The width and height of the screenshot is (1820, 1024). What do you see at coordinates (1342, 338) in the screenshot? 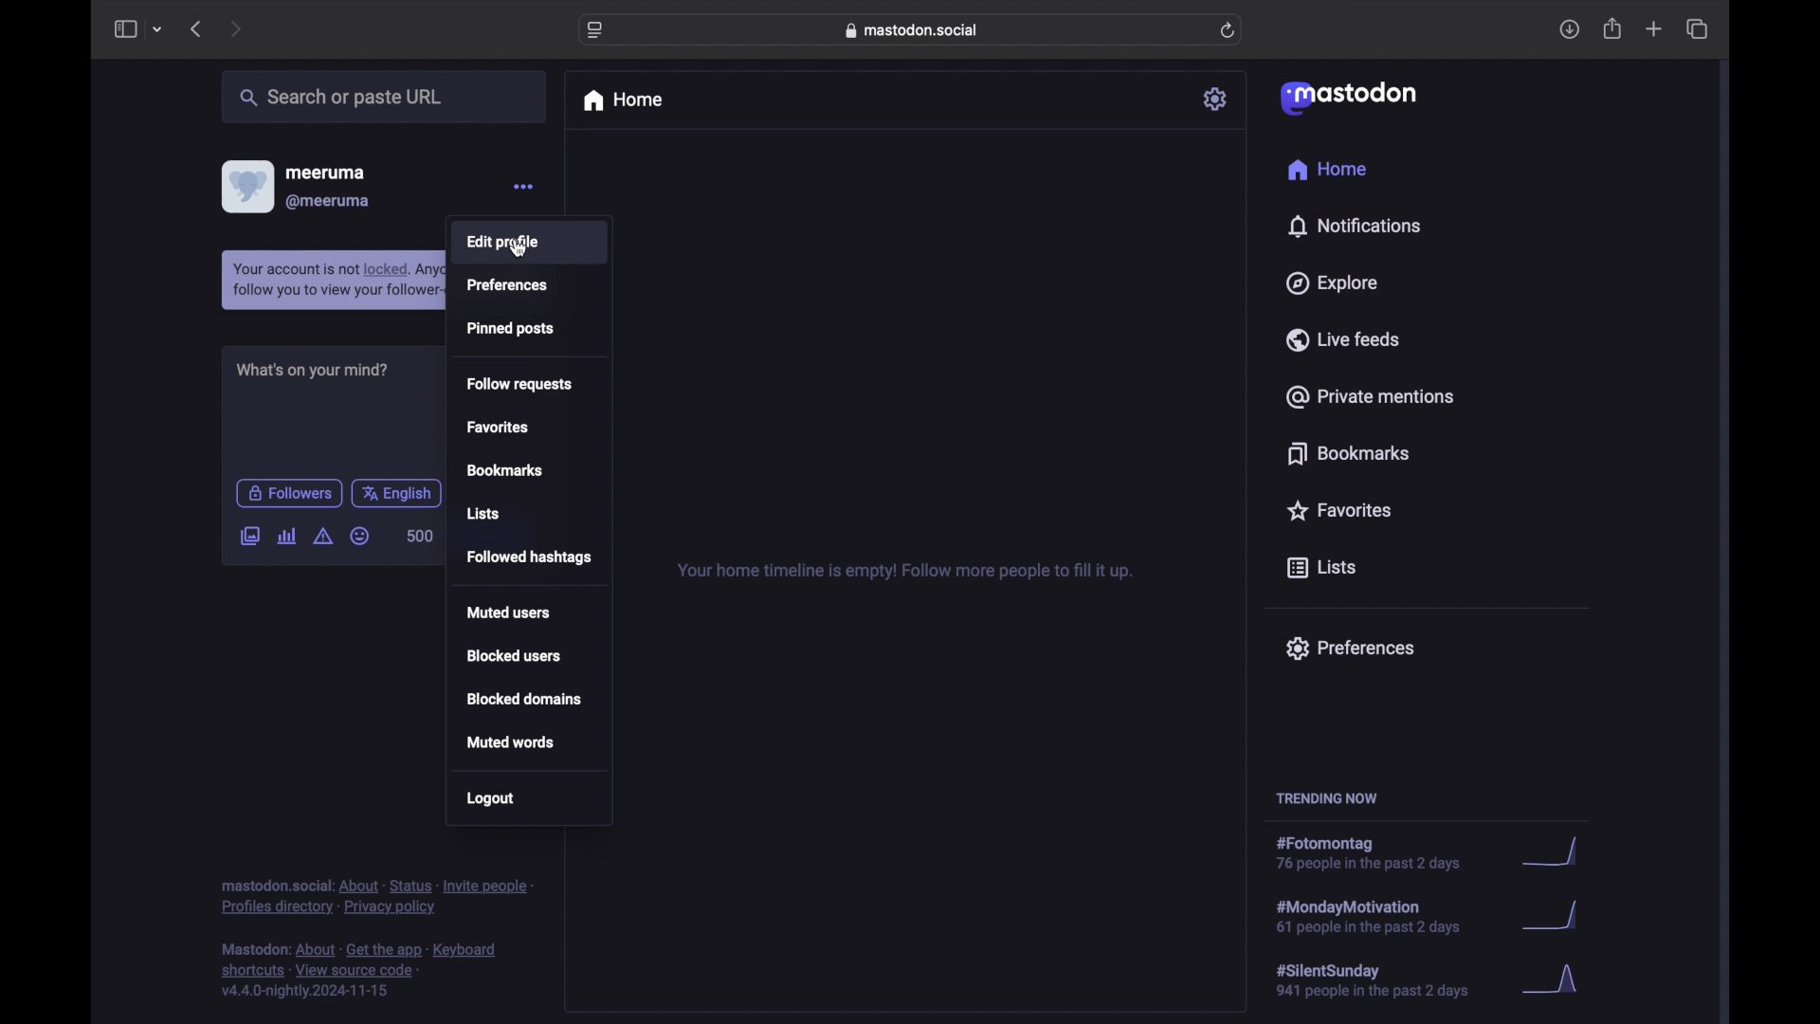
I see `live feeds` at bounding box center [1342, 338].